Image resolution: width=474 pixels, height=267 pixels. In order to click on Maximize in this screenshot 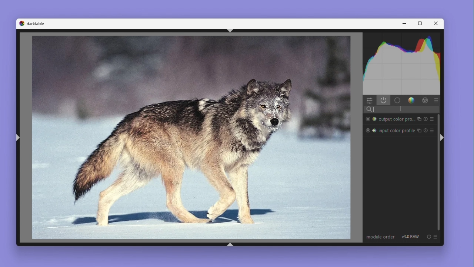, I will do `click(418, 24)`.